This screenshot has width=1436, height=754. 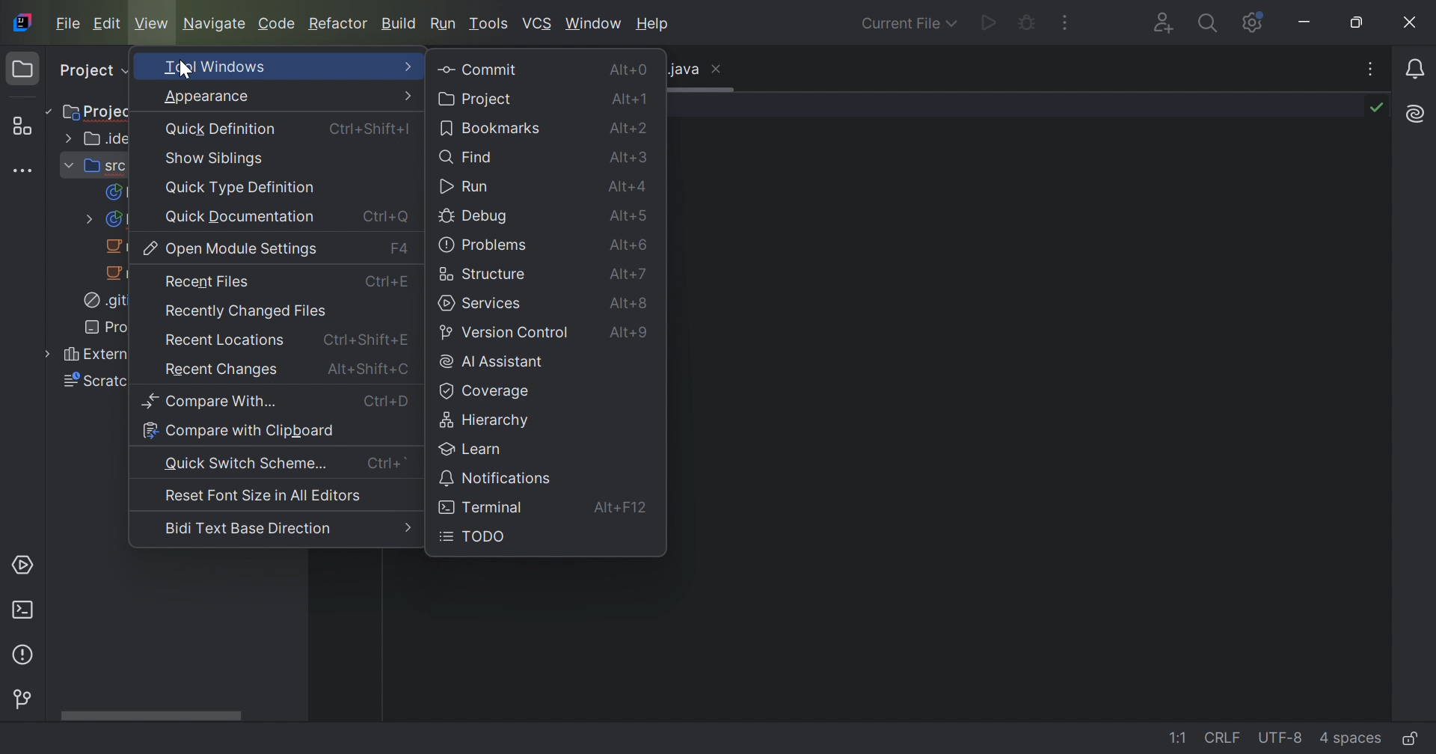 What do you see at coordinates (117, 247) in the screenshot?
I see `main2.java` at bounding box center [117, 247].